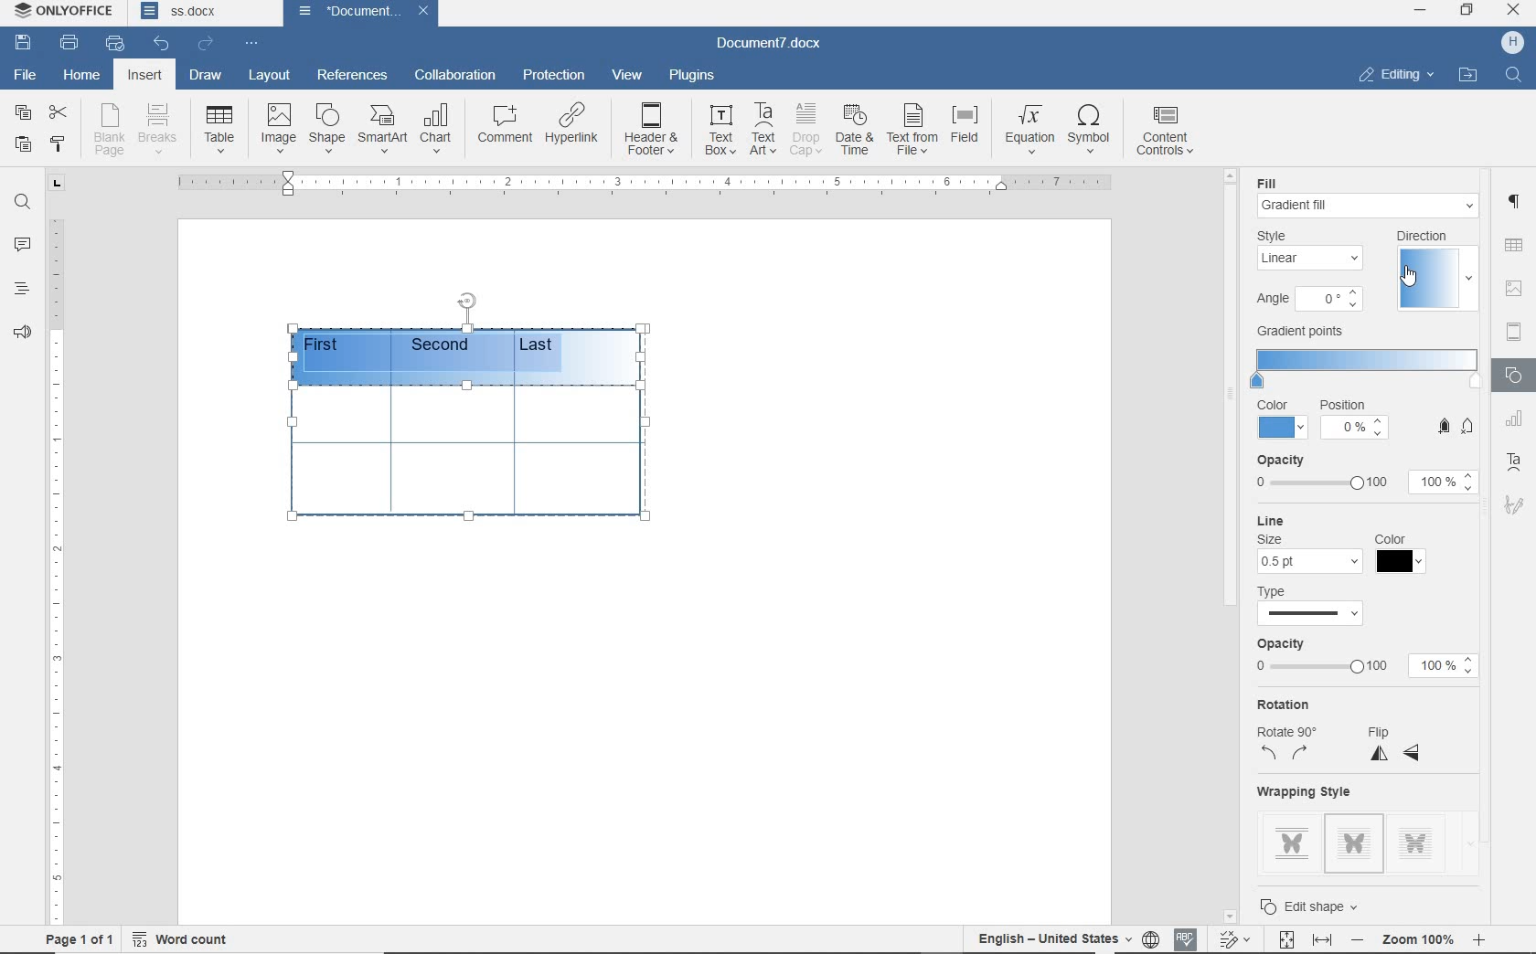 The height and width of the screenshot is (954, 1536). I want to click on spell checking, so click(1187, 938).